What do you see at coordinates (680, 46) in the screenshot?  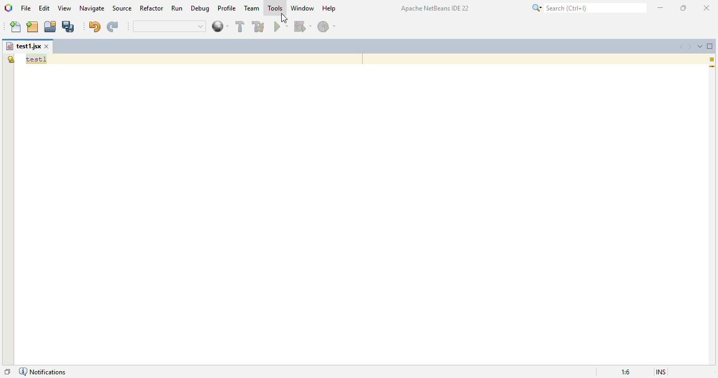 I see `scroll documents left` at bounding box center [680, 46].